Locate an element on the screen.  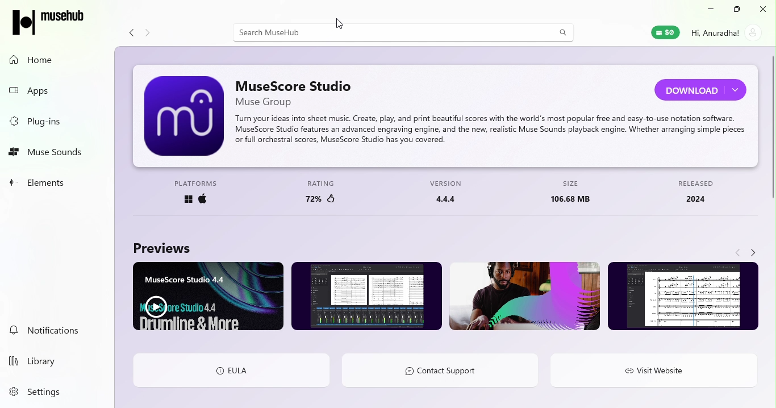
Search bar is located at coordinates (403, 31).